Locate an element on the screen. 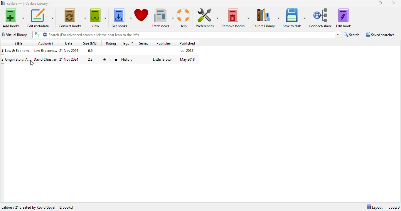 The height and width of the screenshot is (211, 401). david christian is located at coordinates (46, 59).